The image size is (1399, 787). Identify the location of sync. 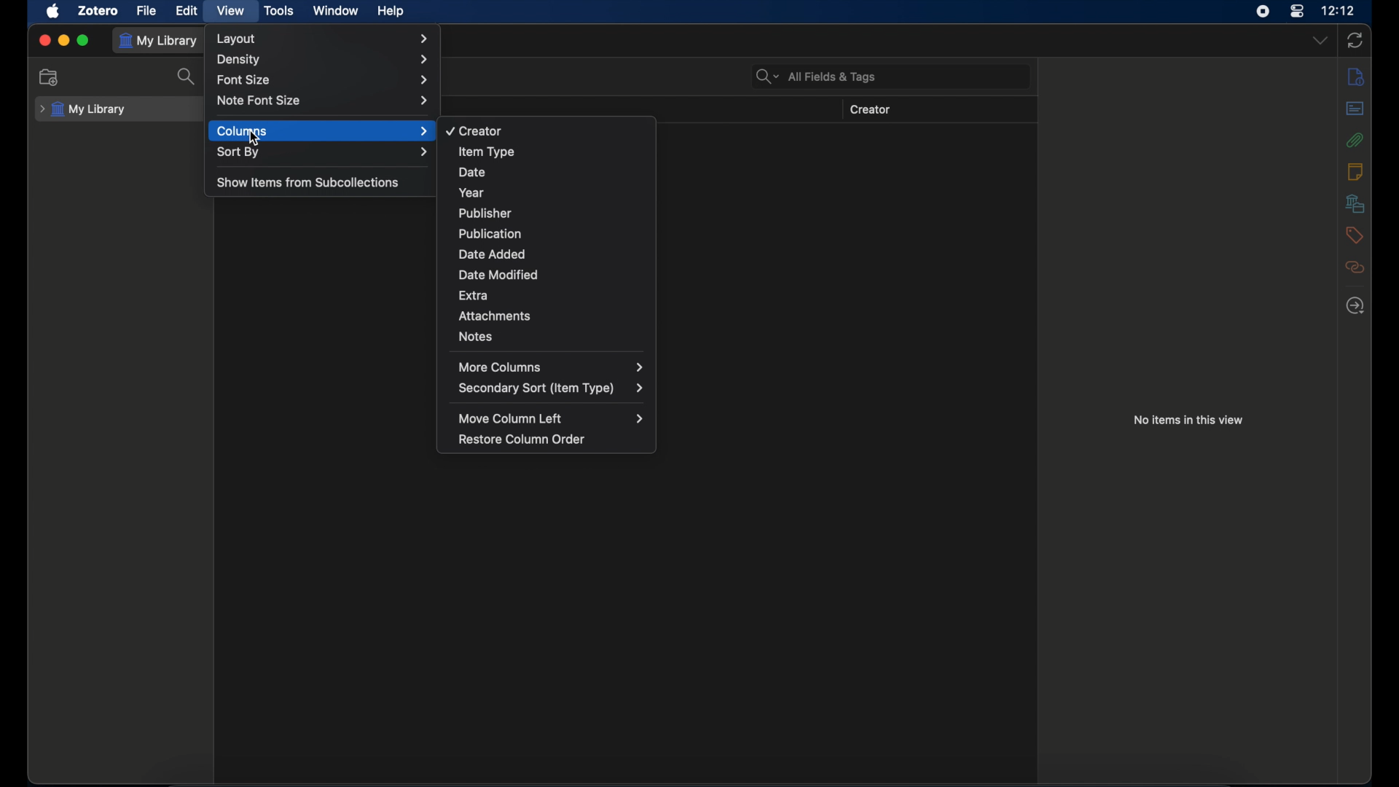
(1355, 40).